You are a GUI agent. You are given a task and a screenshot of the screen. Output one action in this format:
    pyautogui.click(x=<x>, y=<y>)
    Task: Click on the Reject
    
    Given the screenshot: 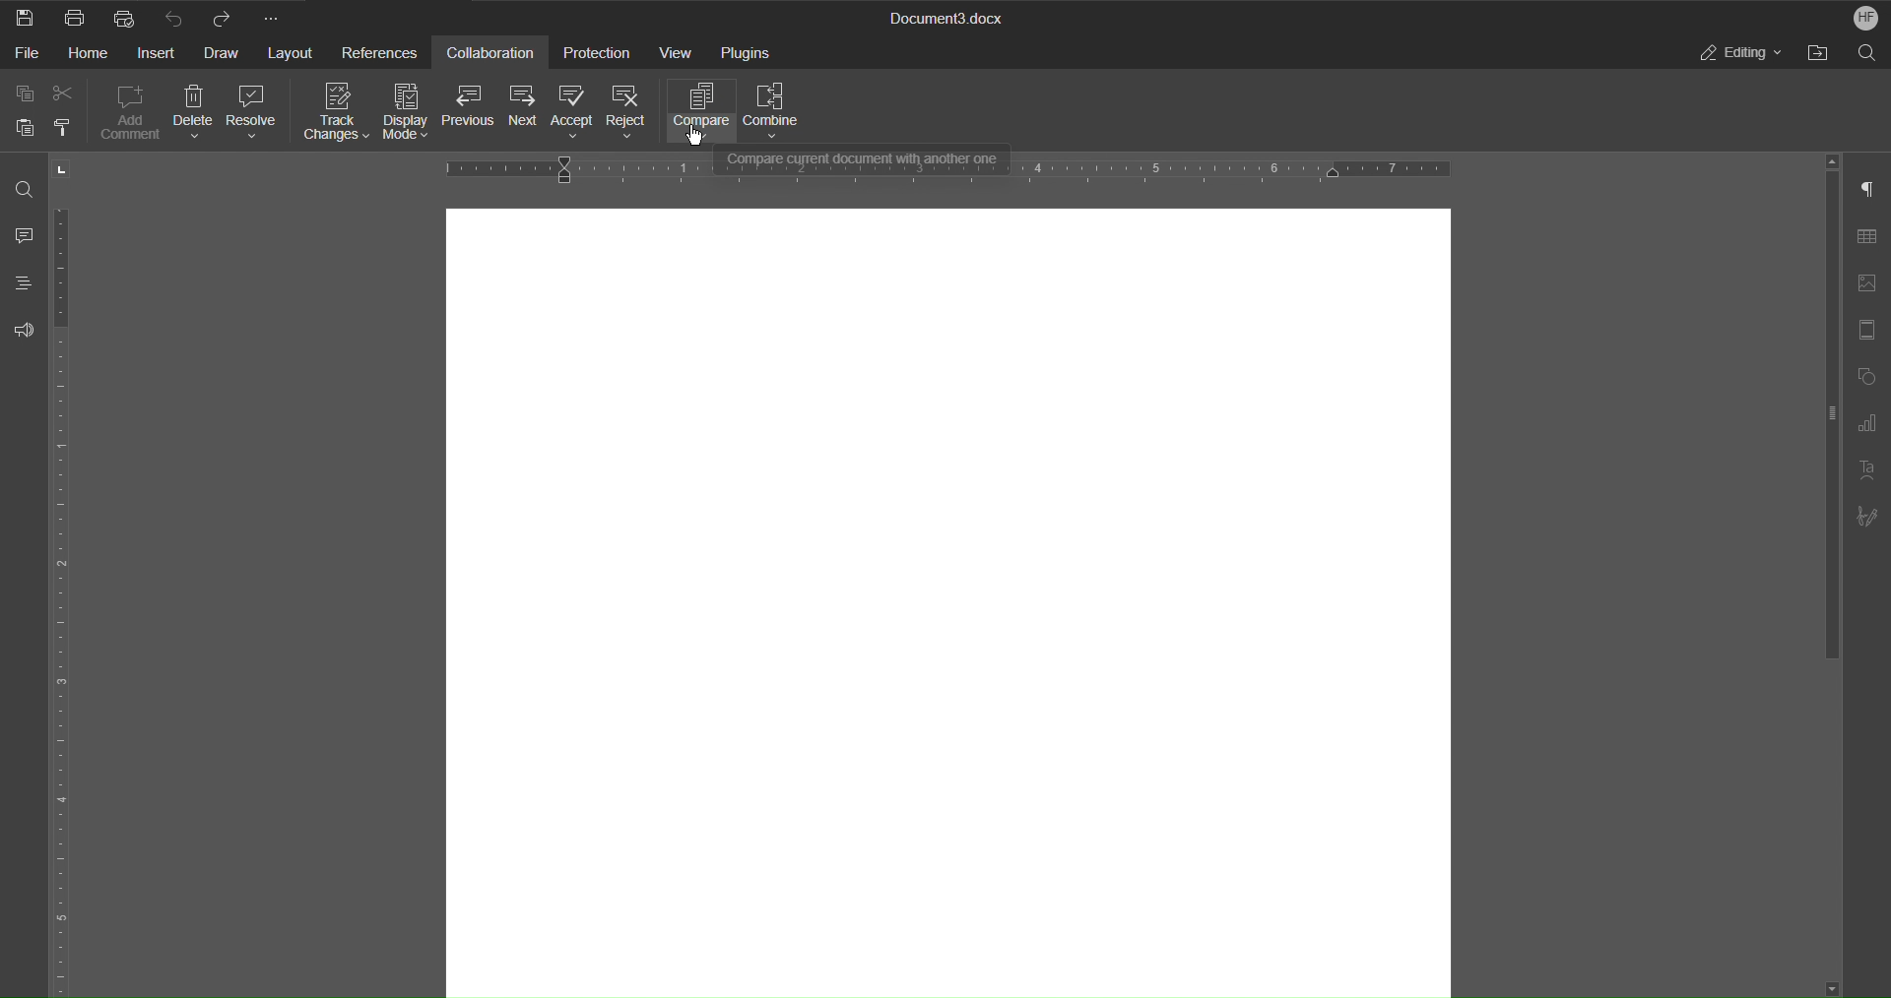 What is the action you would take?
    pyautogui.click(x=628, y=110)
    